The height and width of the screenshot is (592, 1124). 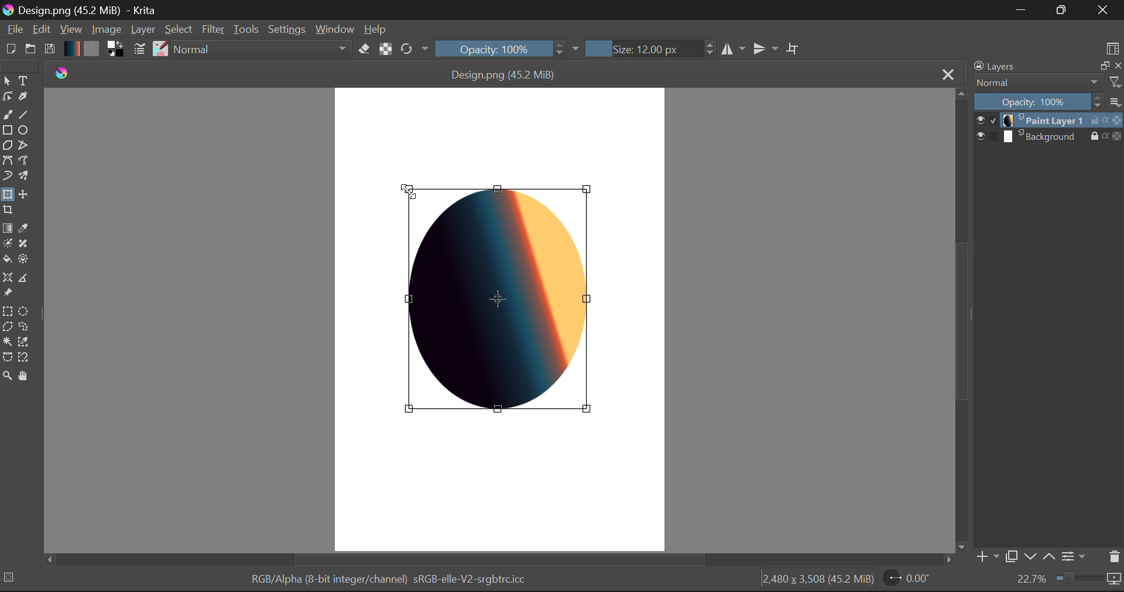 I want to click on Transform Layer Selected, so click(x=7, y=195).